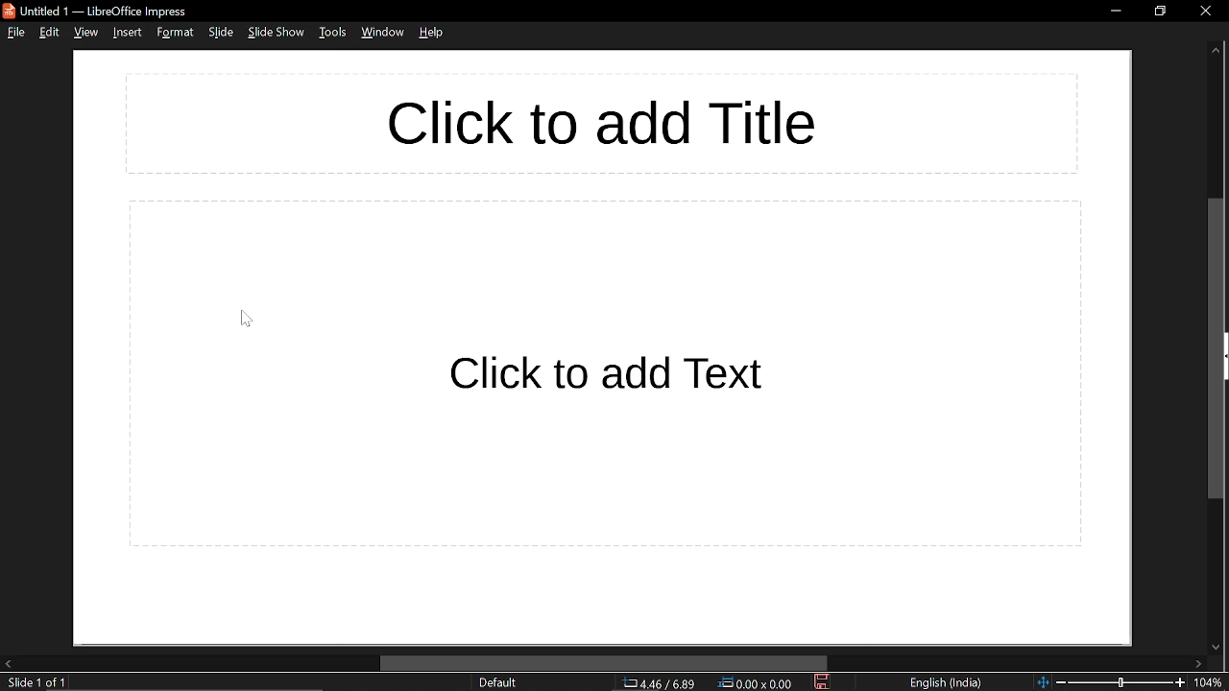 The height and width of the screenshot is (691, 1229). I want to click on help, so click(435, 32).